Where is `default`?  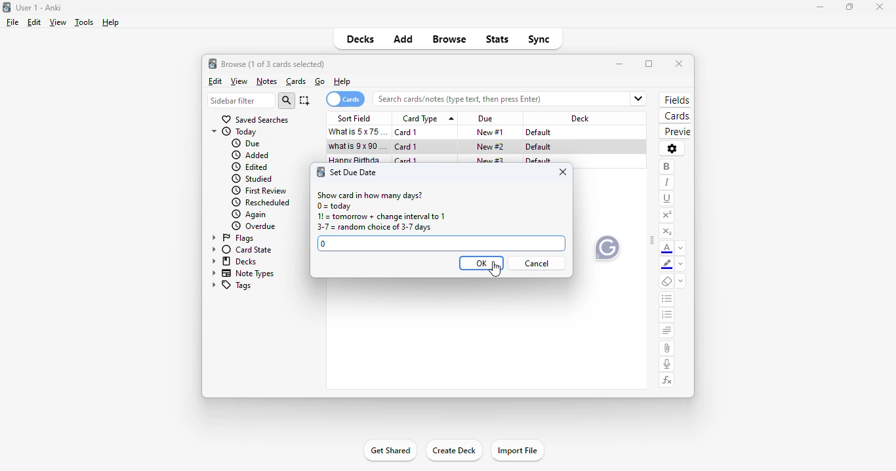
default is located at coordinates (538, 146).